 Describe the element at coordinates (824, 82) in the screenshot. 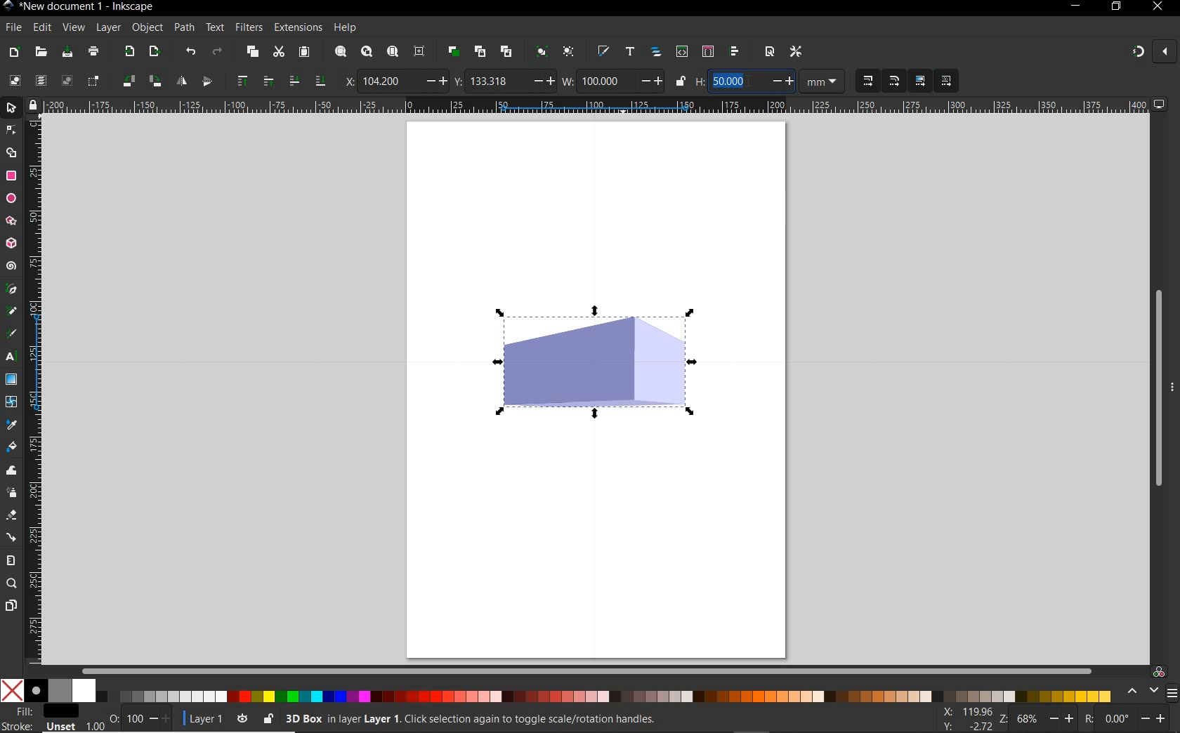

I see `measurement` at that location.